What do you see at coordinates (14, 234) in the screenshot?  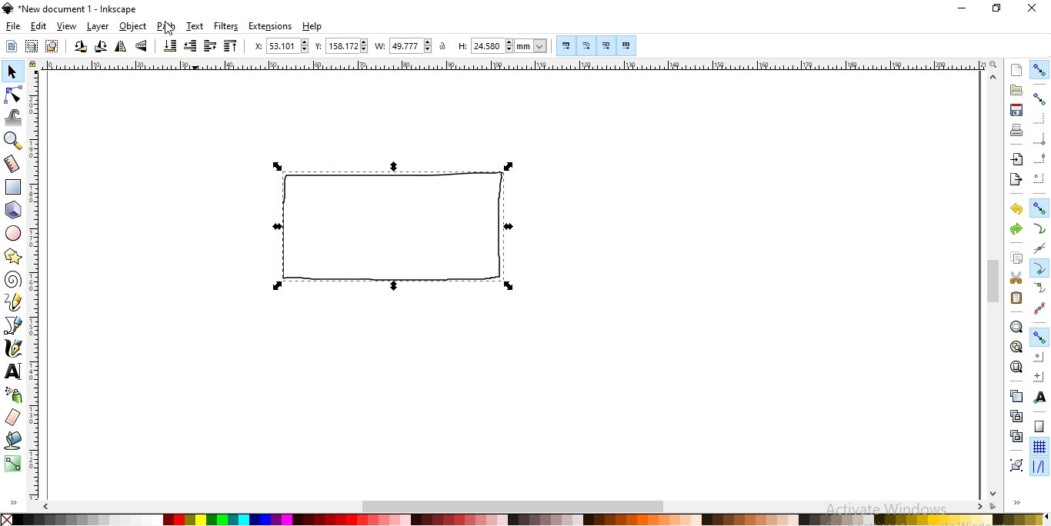 I see `create circles, ellipses andarcs` at bounding box center [14, 234].